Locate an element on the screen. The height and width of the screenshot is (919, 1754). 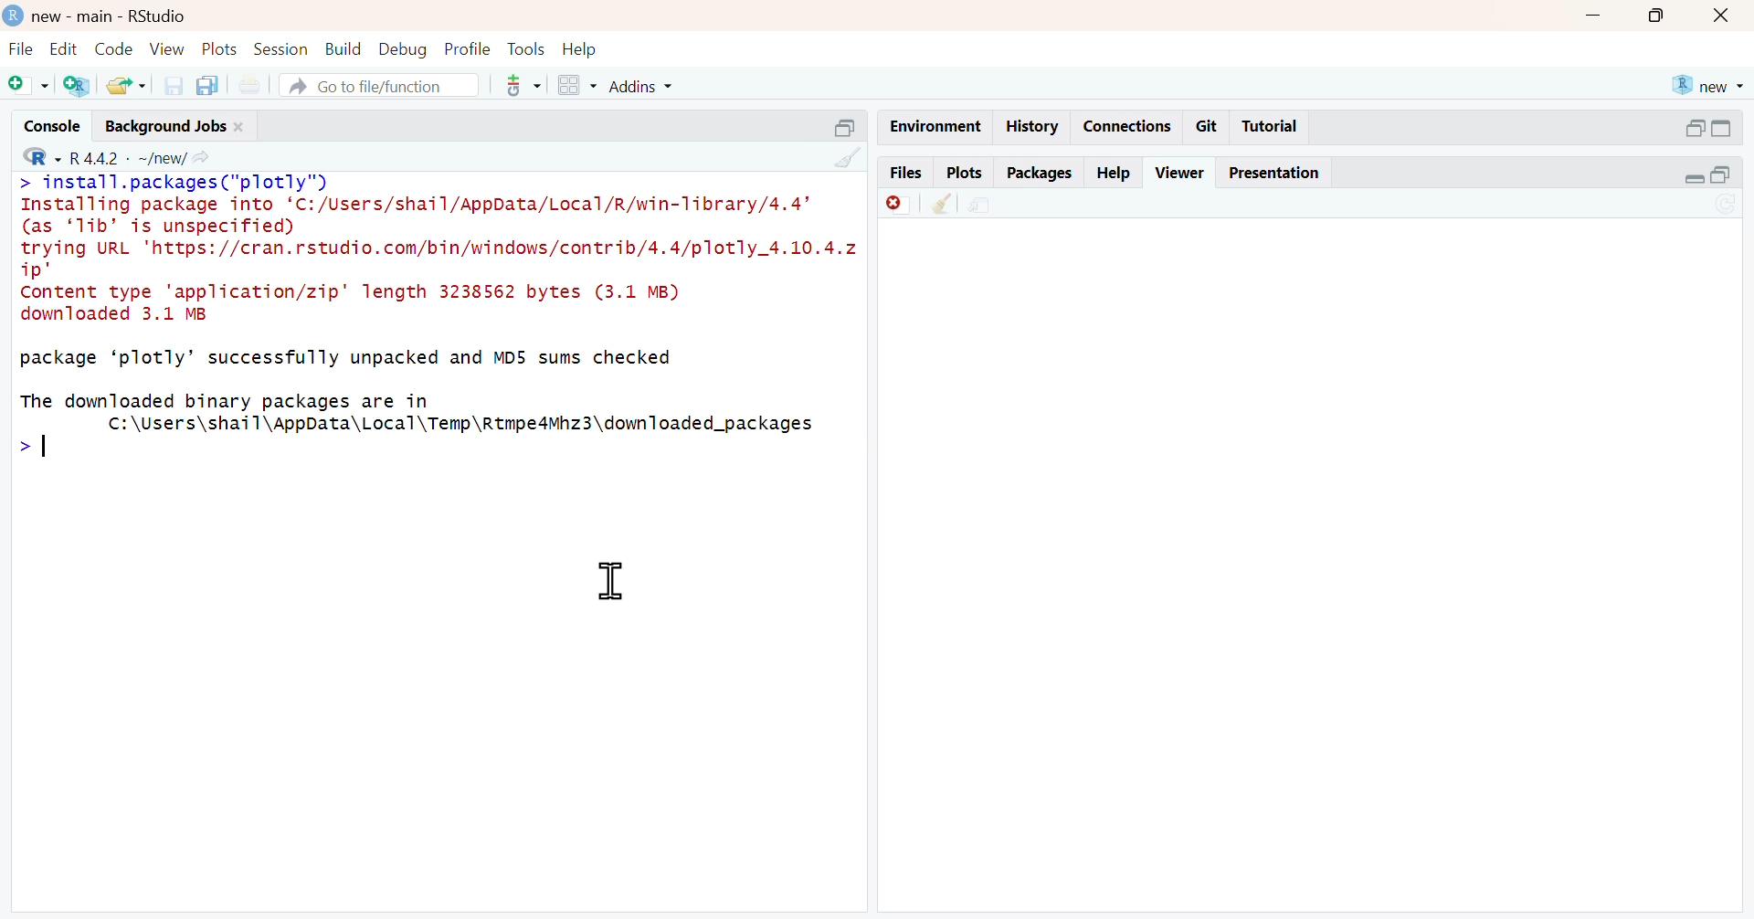
show in new window is located at coordinates (983, 204).